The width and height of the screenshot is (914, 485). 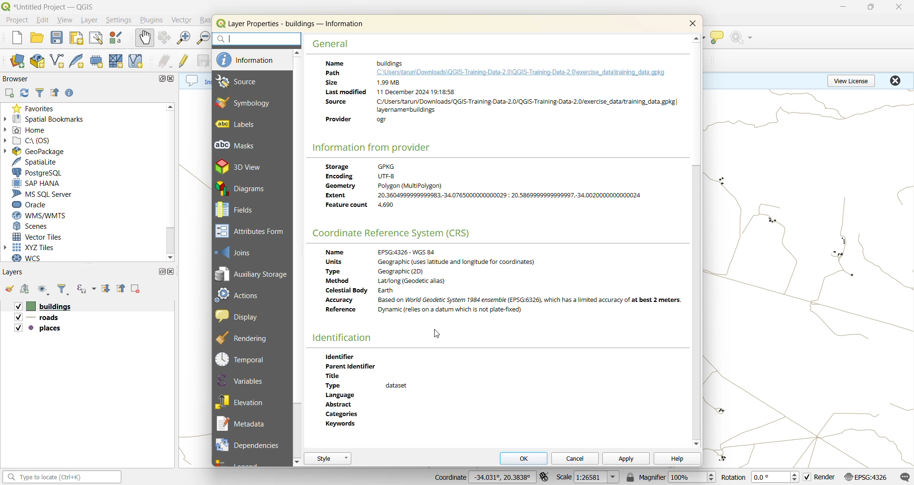 I want to click on close, so click(x=695, y=24).